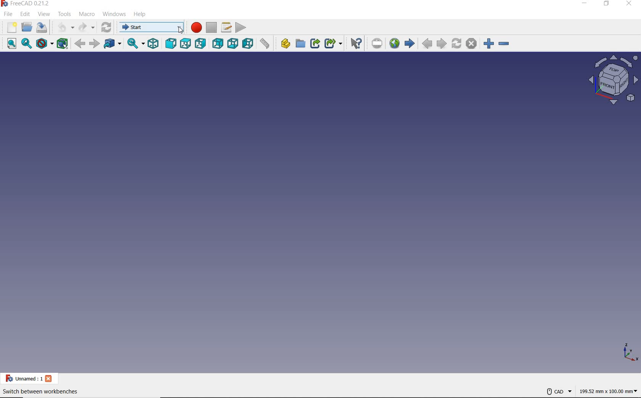  Describe the element at coordinates (115, 14) in the screenshot. I see `WINDOWS` at that location.